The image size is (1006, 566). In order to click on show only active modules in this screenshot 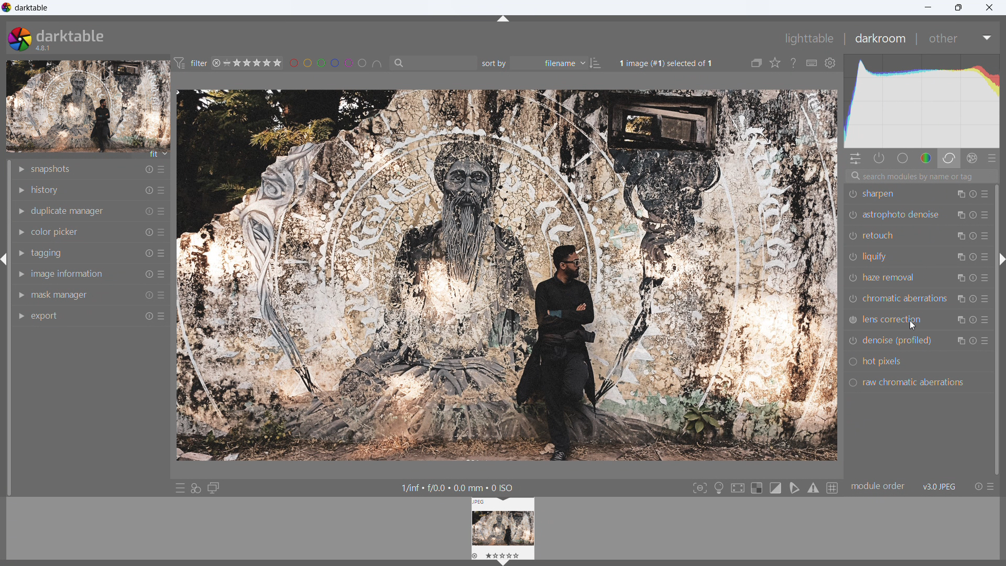, I will do `click(879, 159)`.